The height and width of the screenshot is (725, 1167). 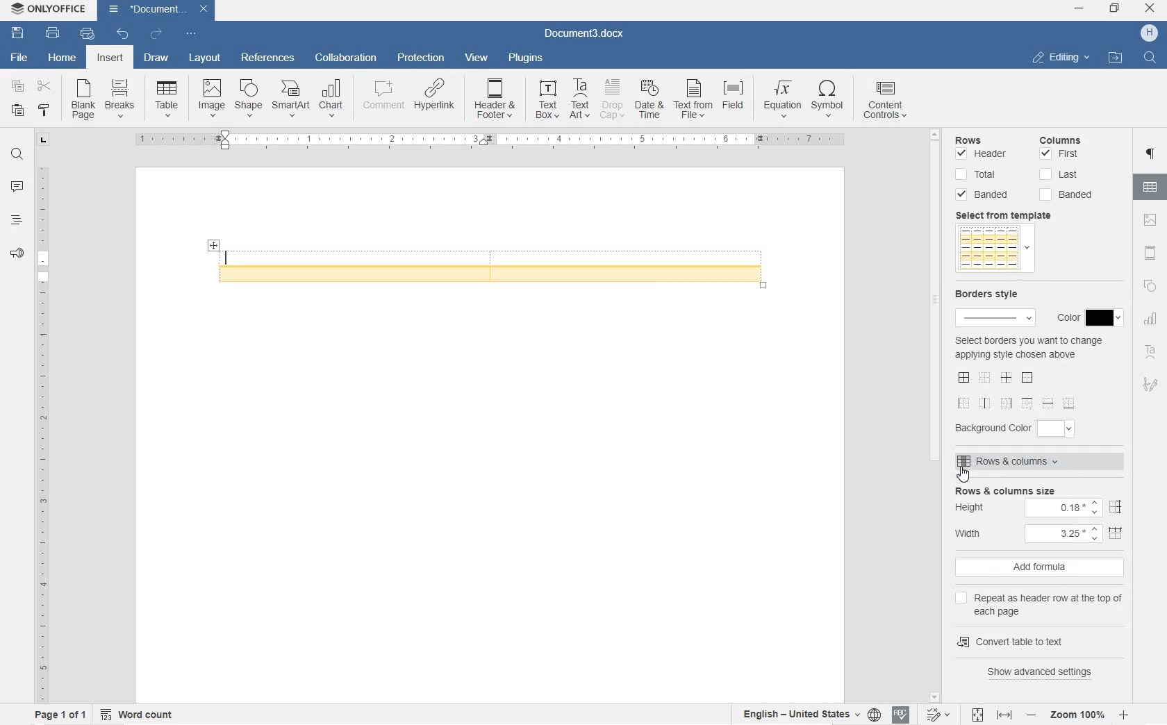 I want to click on Height, so click(x=1038, y=508).